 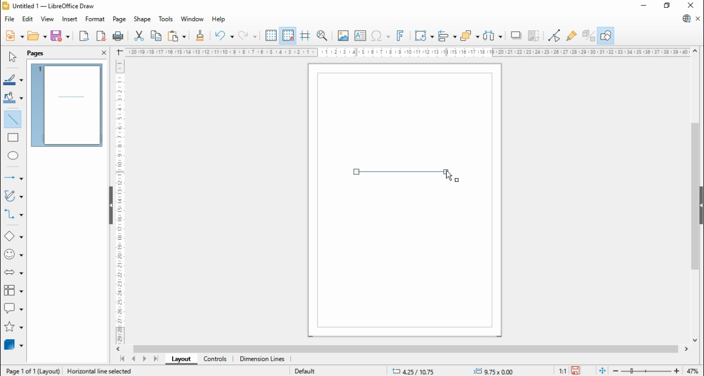 I want to click on default, so click(x=305, y=371).